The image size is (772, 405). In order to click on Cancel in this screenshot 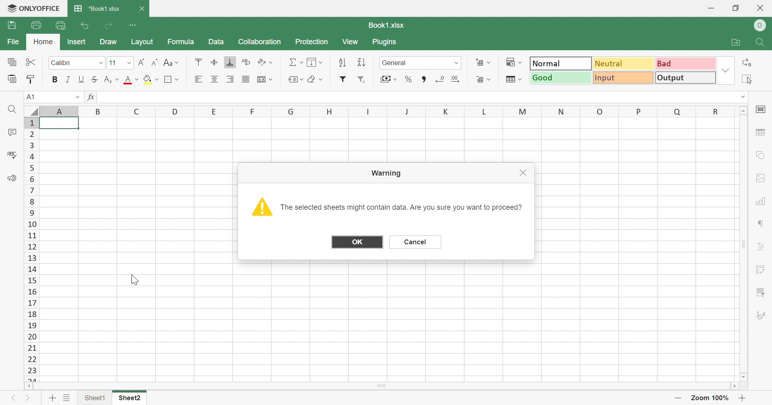, I will do `click(417, 242)`.